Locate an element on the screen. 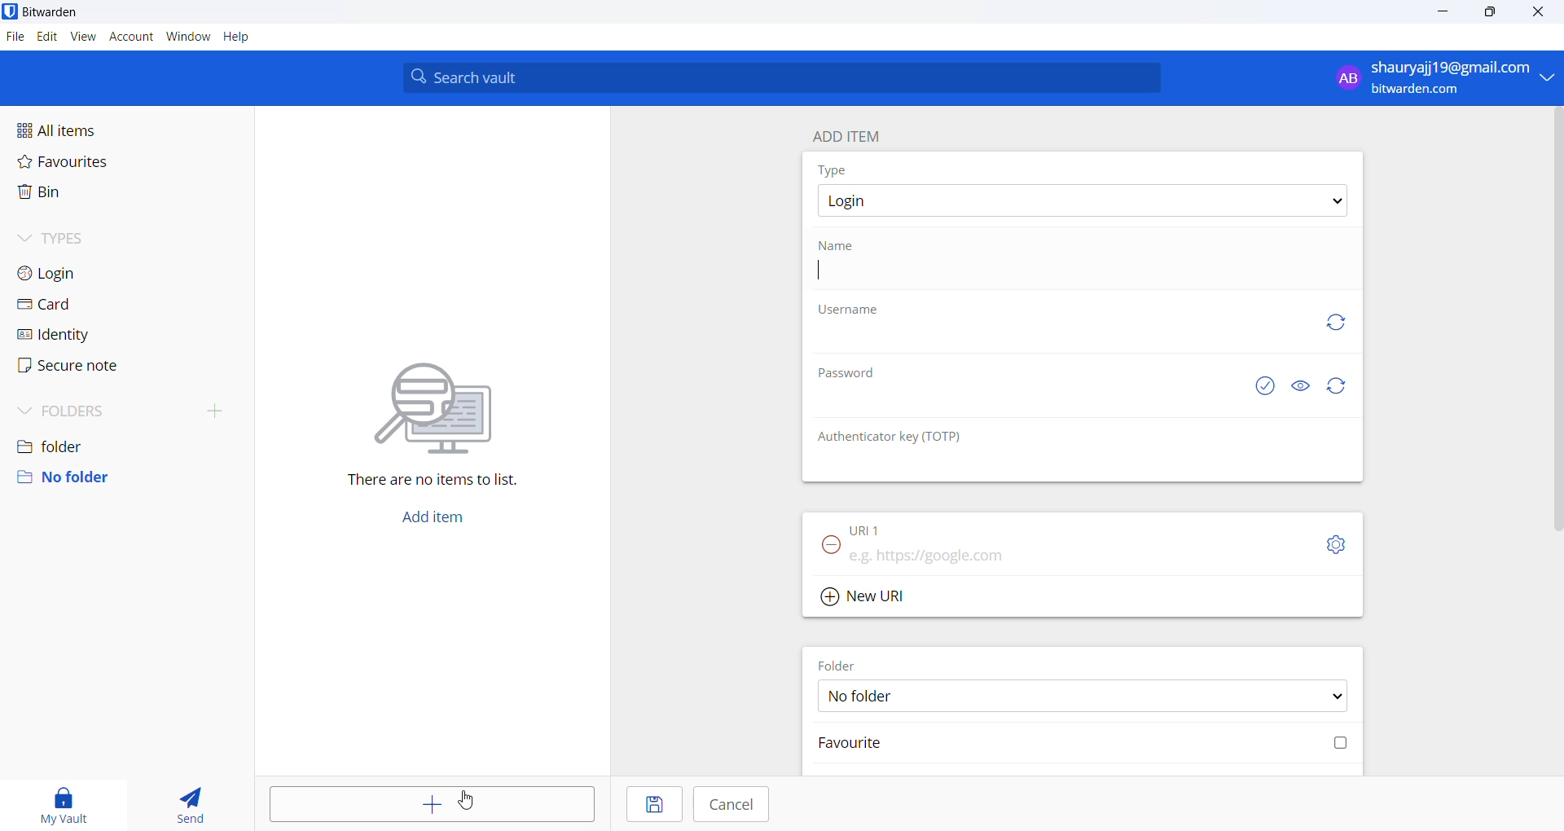  send is located at coordinates (192, 802).